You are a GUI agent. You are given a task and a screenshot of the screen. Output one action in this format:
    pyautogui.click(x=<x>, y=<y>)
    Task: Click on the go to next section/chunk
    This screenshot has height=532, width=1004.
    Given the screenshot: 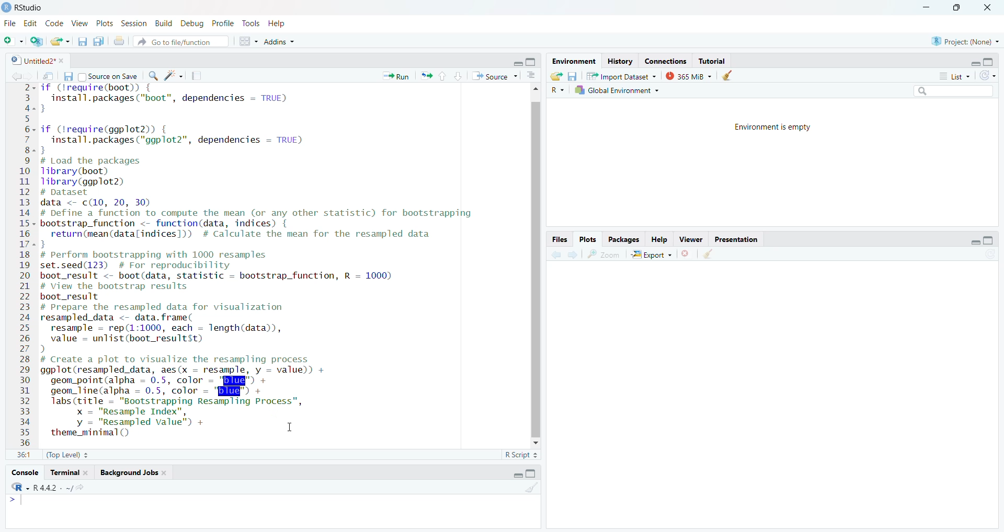 What is the action you would take?
    pyautogui.click(x=458, y=76)
    